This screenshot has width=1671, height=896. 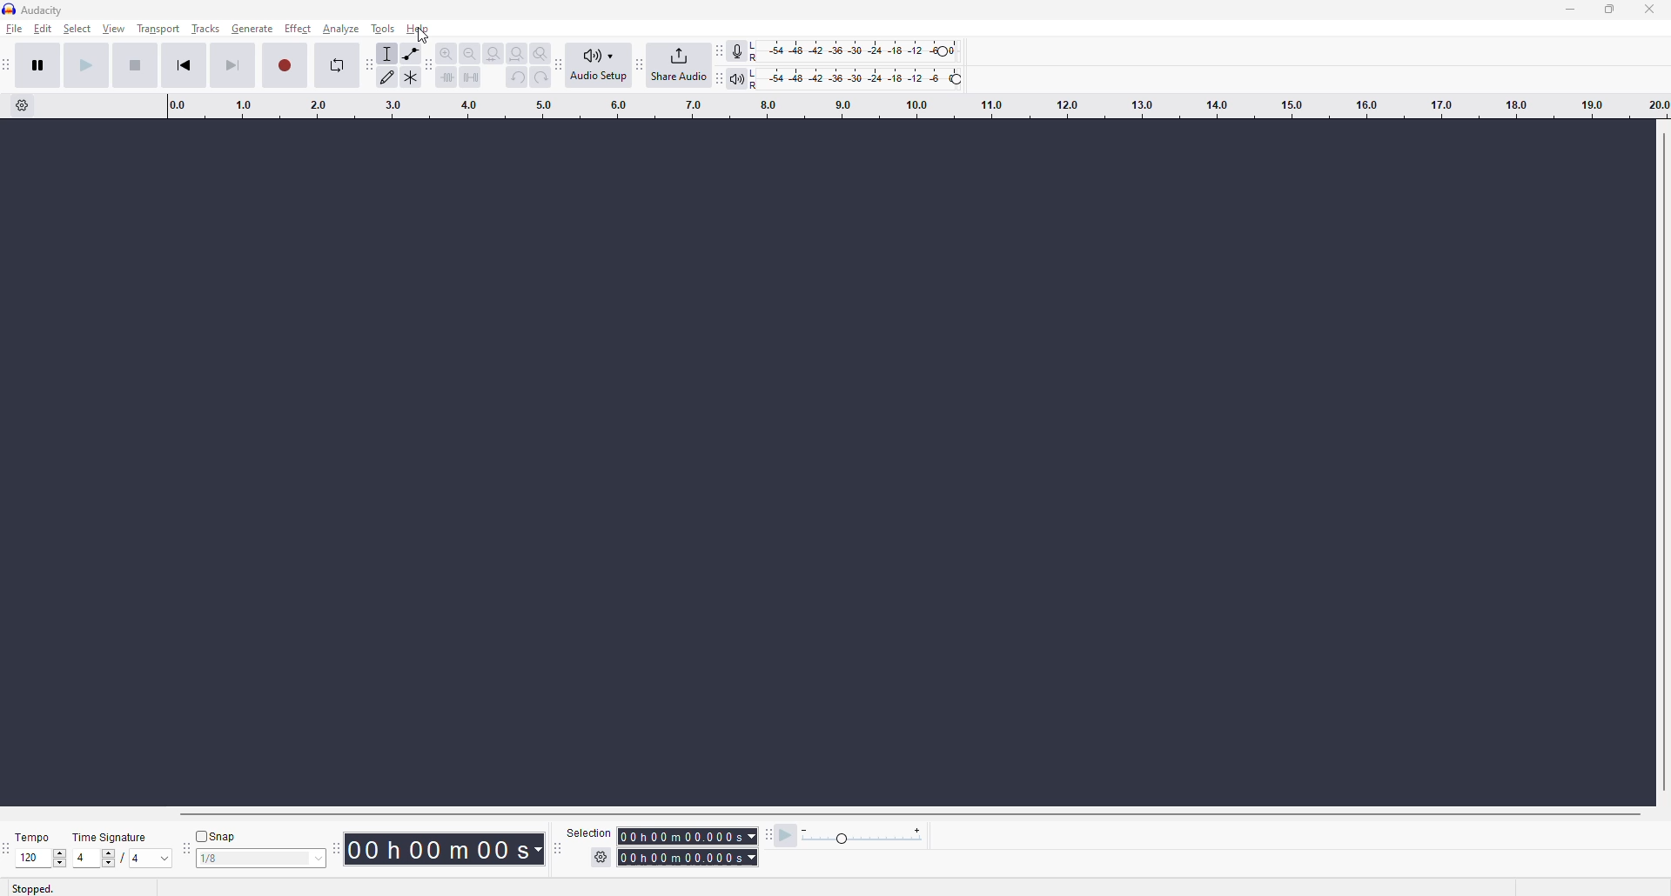 I want to click on stopped, so click(x=33, y=887).